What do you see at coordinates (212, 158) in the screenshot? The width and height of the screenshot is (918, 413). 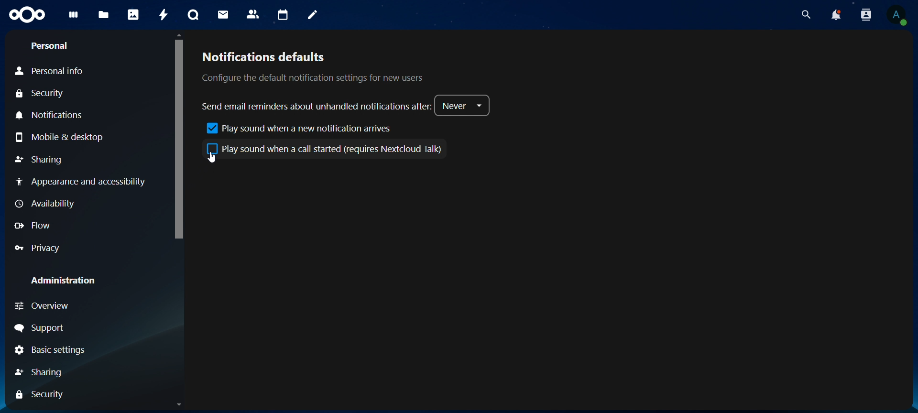 I see `Cursor` at bounding box center [212, 158].